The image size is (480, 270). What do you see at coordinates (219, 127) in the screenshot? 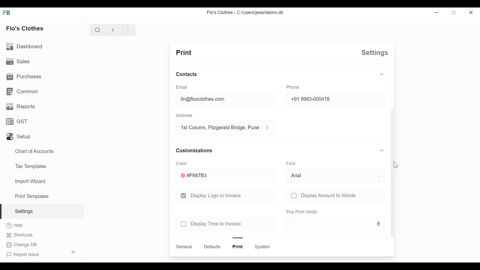
I see `1st column, fitzgerald bridge, Pune` at bounding box center [219, 127].